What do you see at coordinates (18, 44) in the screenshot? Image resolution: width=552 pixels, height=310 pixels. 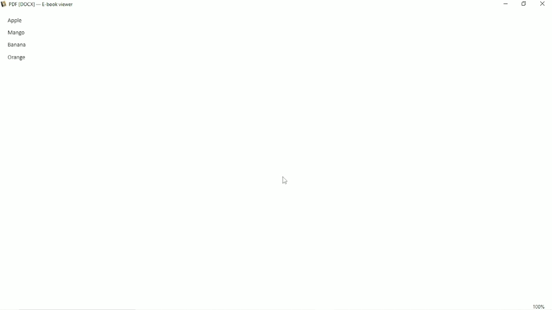 I see `Banana` at bounding box center [18, 44].